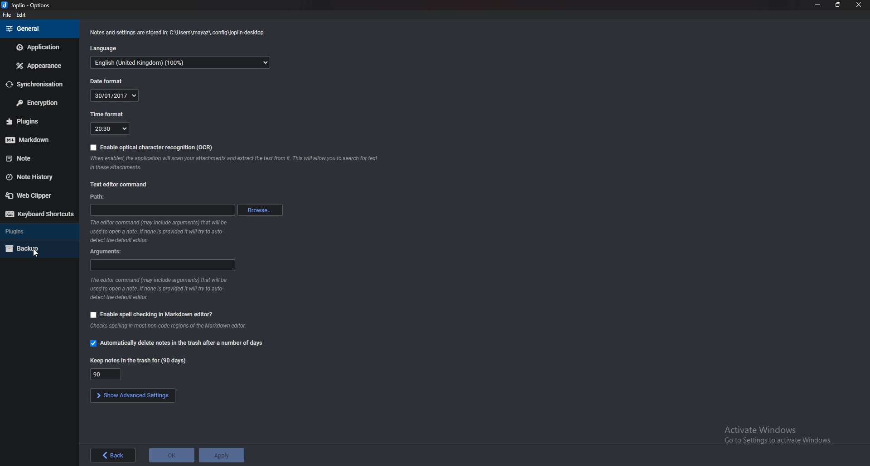  Describe the element at coordinates (37, 248) in the screenshot. I see `Back up` at that location.